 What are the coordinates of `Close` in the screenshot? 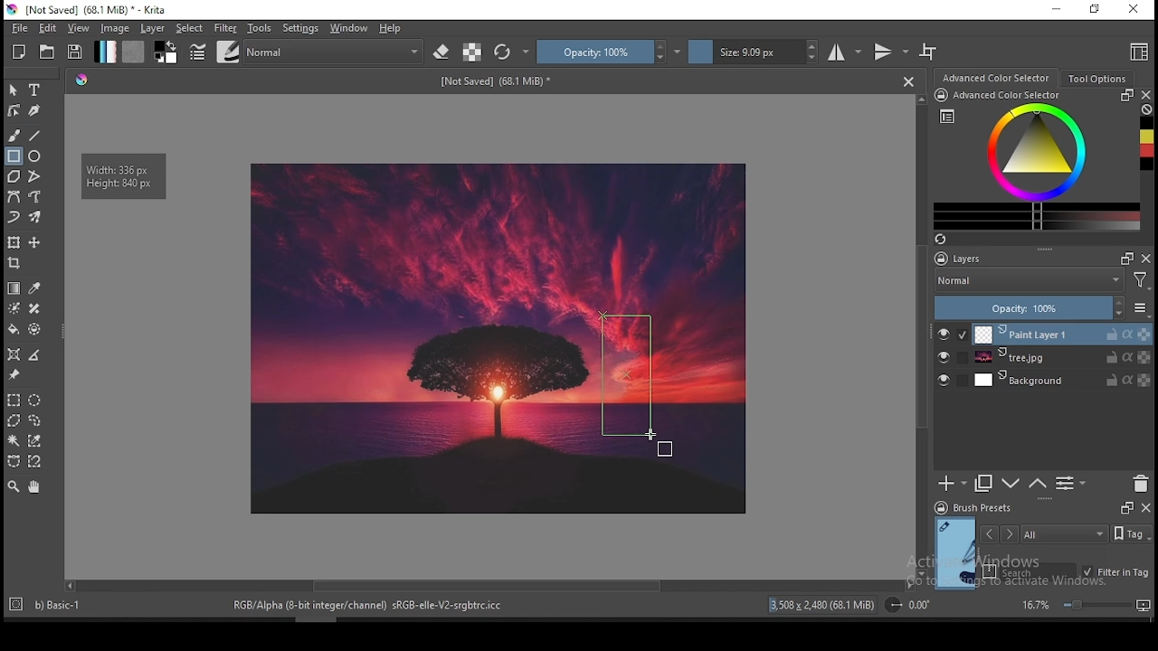 It's located at (908, 81).